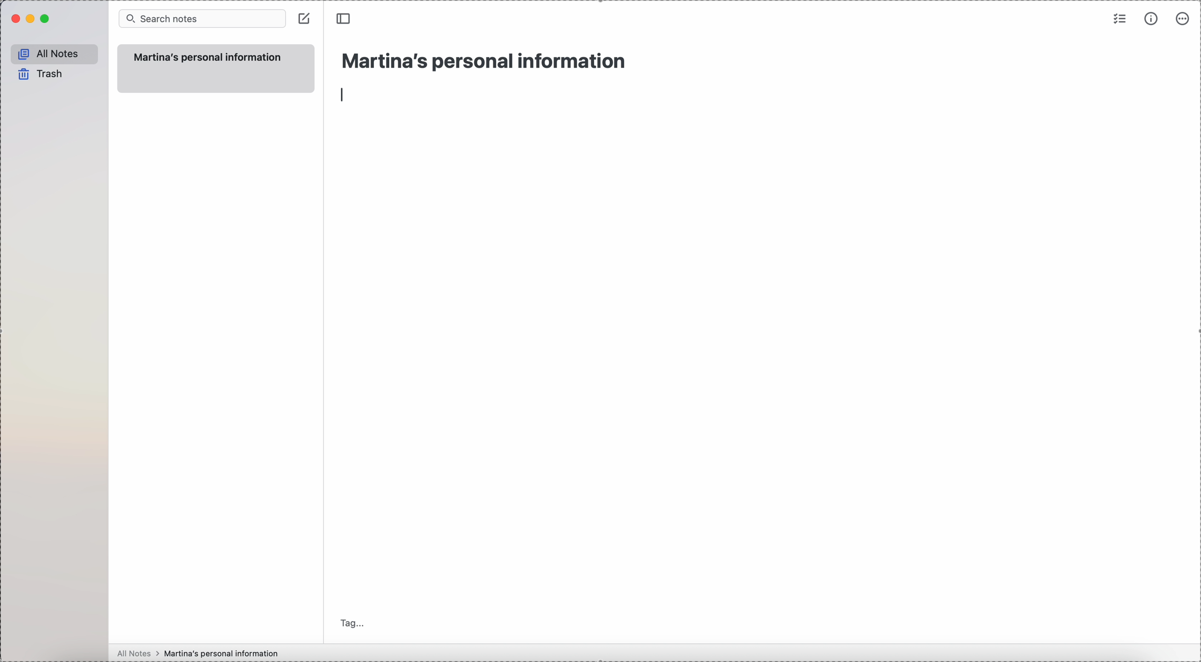  I want to click on check list, so click(1118, 20).